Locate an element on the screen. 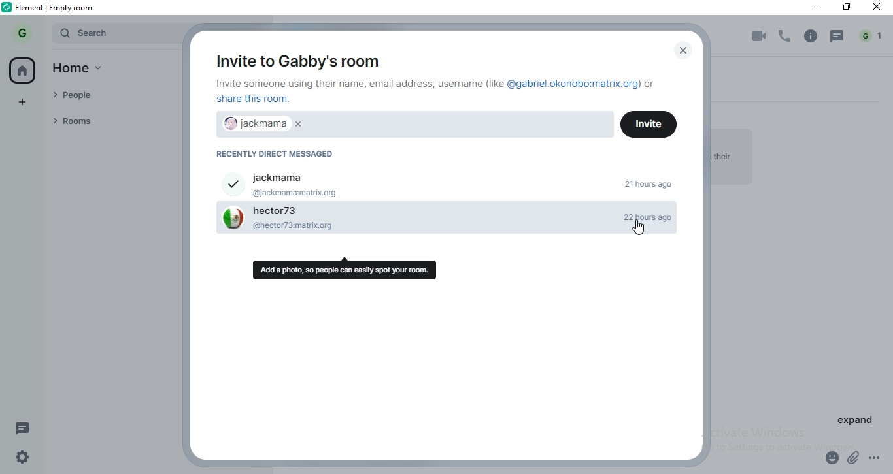 The width and height of the screenshot is (893, 474). tooltip is located at coordinates (347, 268).